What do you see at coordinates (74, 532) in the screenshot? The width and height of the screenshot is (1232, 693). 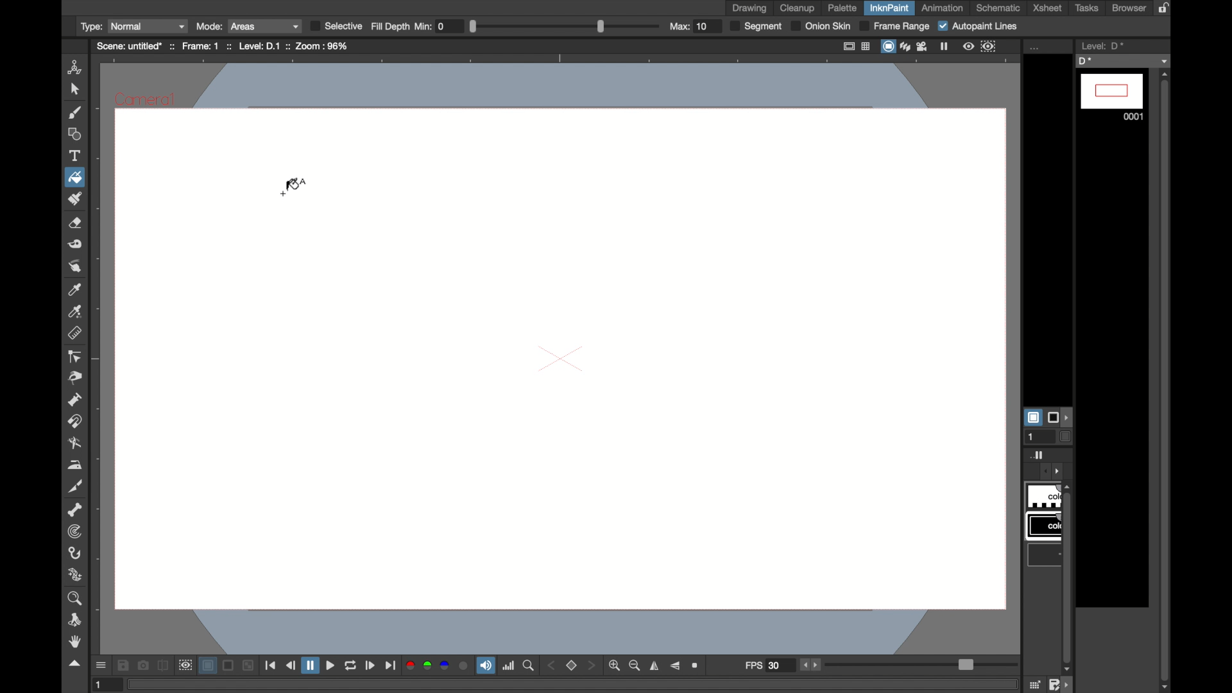 I see `tracker tool` at bounding box center [74, 532].